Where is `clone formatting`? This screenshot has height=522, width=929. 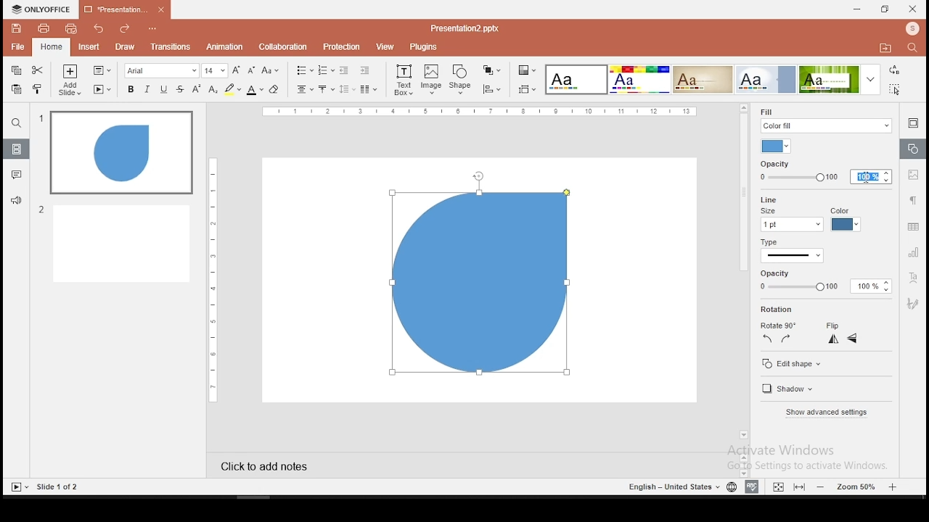
clone formatting is located at coordinates (38, 88).